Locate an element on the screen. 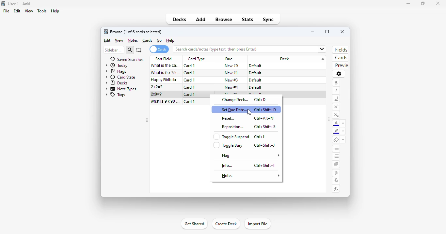 This screenshot has height=234, width=446. decks is located at coordinates (117, 83).